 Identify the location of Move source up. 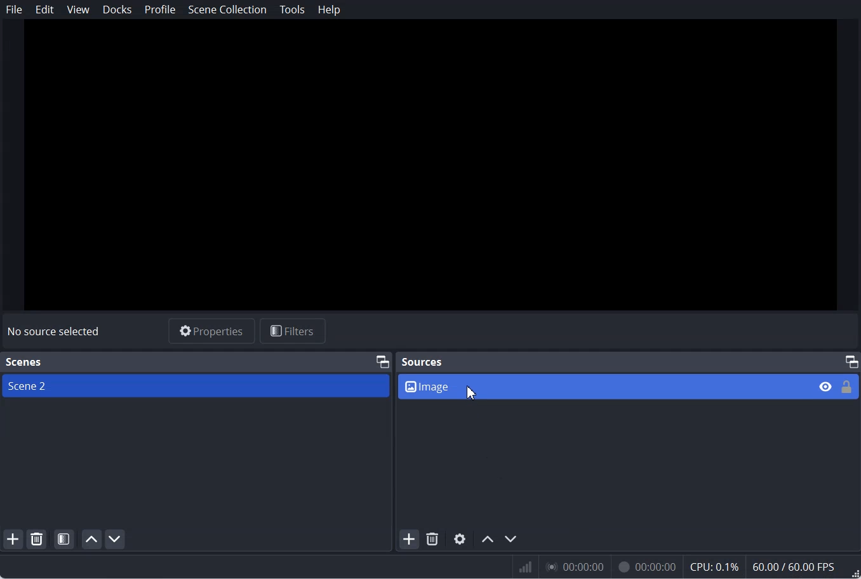
(488, 539).